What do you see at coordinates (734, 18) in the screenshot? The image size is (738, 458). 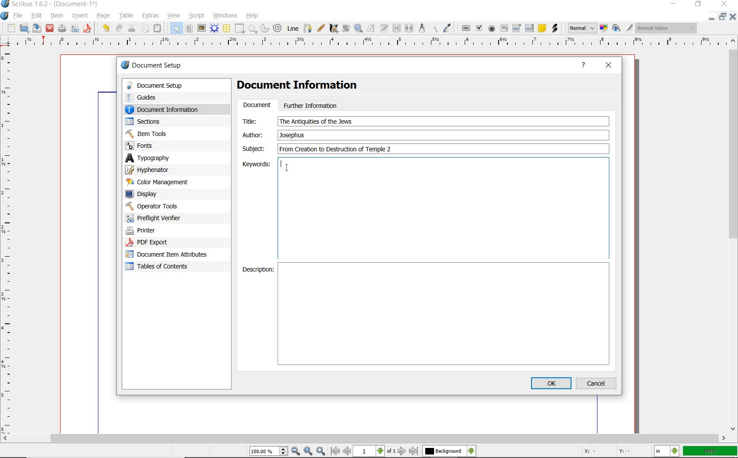 I see `close` at bounding box center [734, 18].